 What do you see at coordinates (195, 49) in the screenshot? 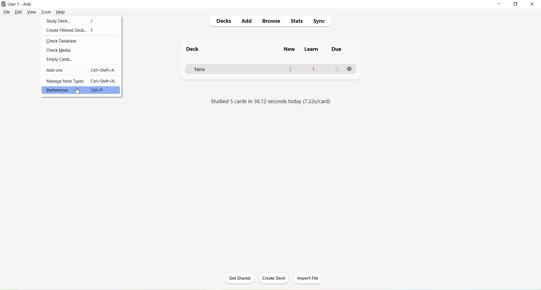
I see `Deck` at bounding box center [195, 49].